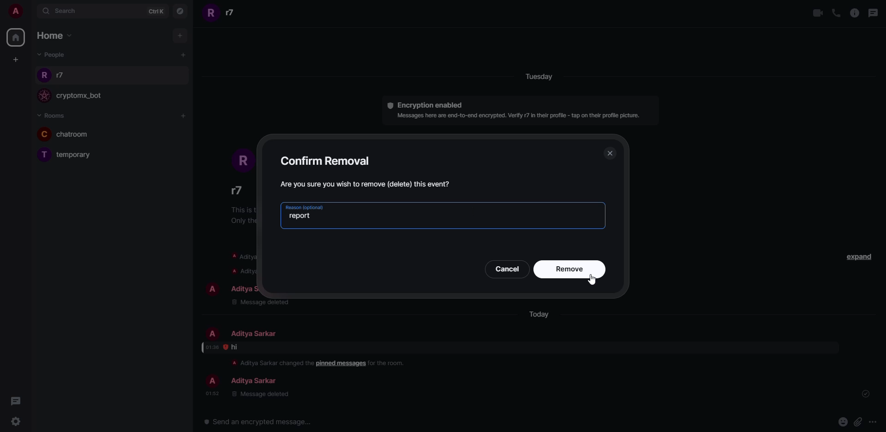  Describe the element at coordinates (854, 13) in the screenshot. I see `info` at that location.